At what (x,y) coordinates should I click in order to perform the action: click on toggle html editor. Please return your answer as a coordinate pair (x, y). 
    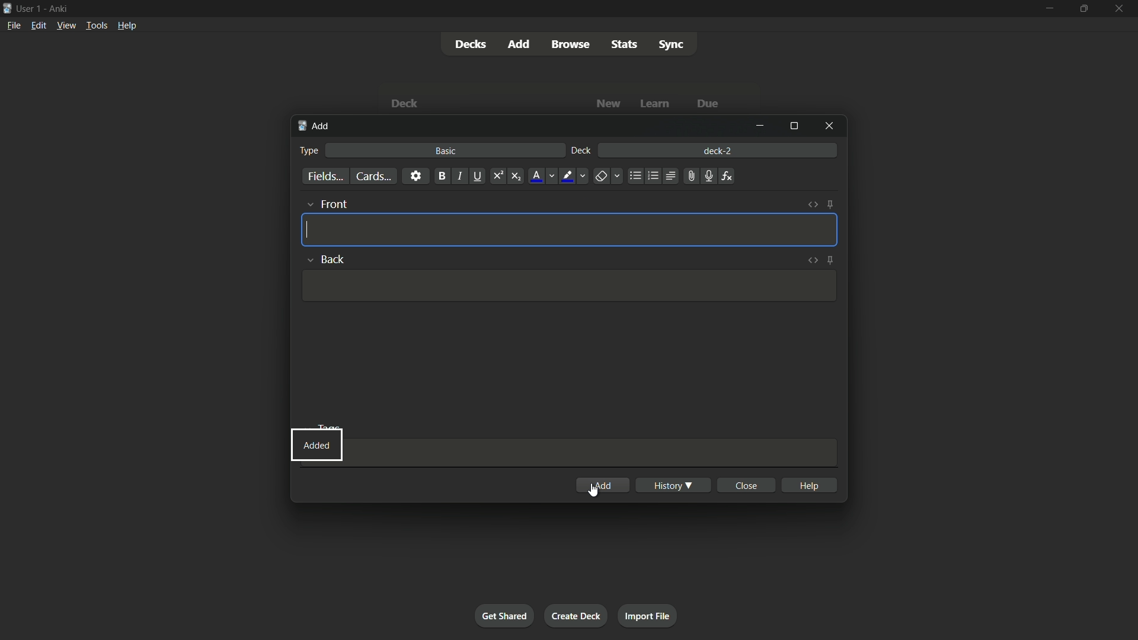
    Looking at the image, I should click on (813, 259).